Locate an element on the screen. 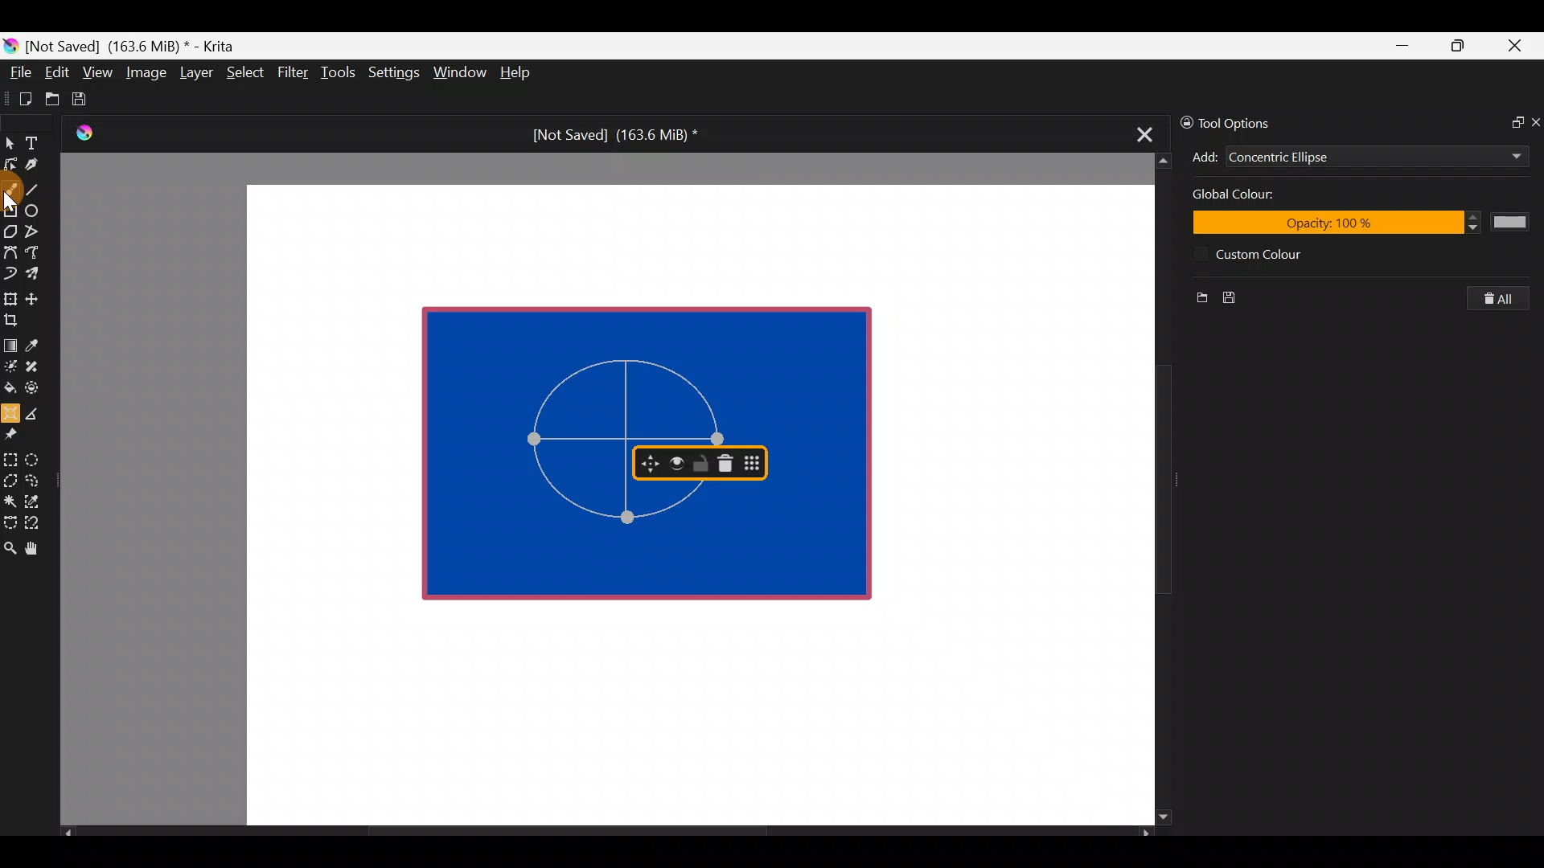  Layer is located at coordinates (195, 76).